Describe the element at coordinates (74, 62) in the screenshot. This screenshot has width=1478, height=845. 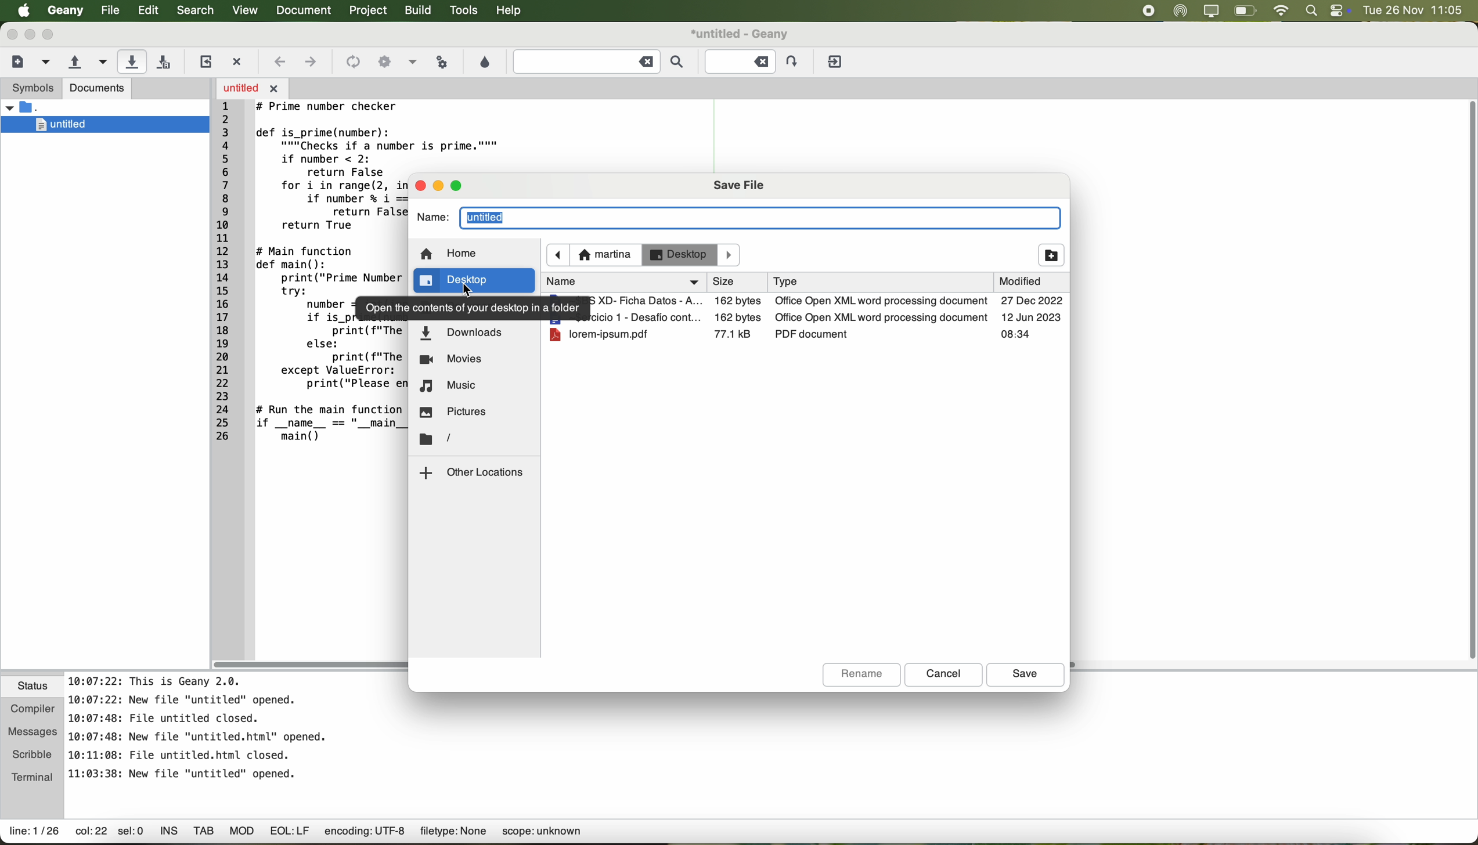
I see `open an existing file` at that location.